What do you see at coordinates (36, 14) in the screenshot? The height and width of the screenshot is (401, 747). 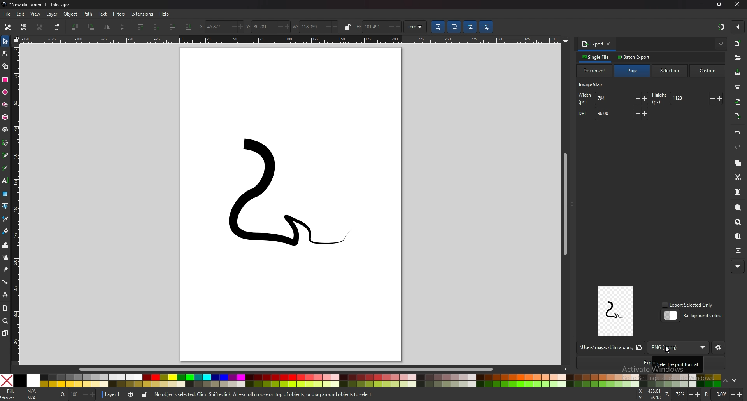 I see `view` at bounding box center [36, 14].